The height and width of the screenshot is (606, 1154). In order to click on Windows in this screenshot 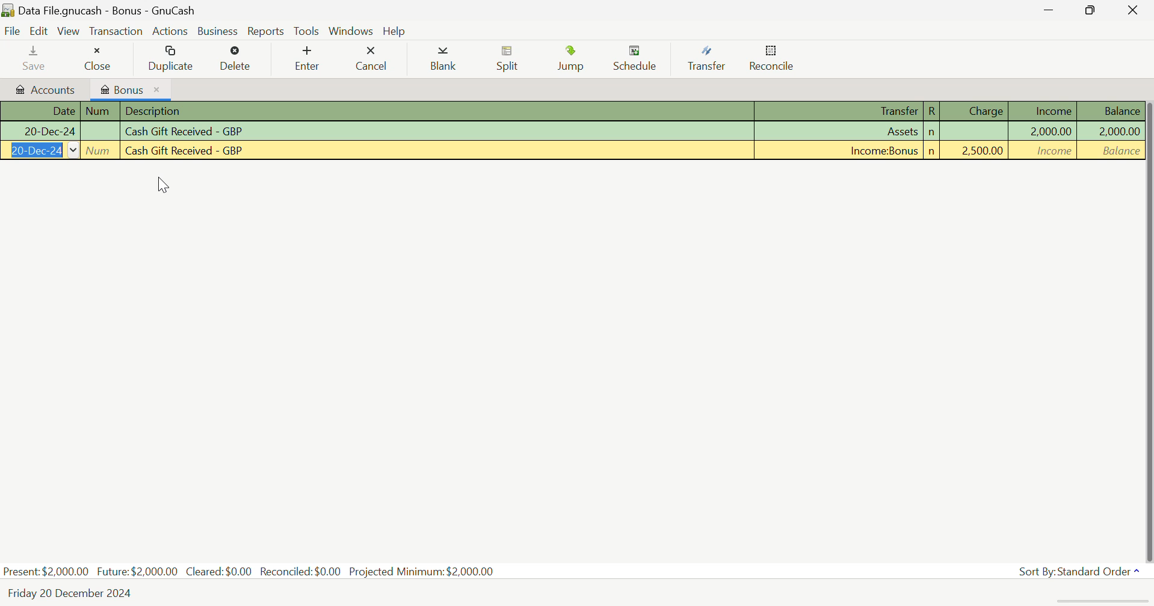, I will do `click(351, 29)`.